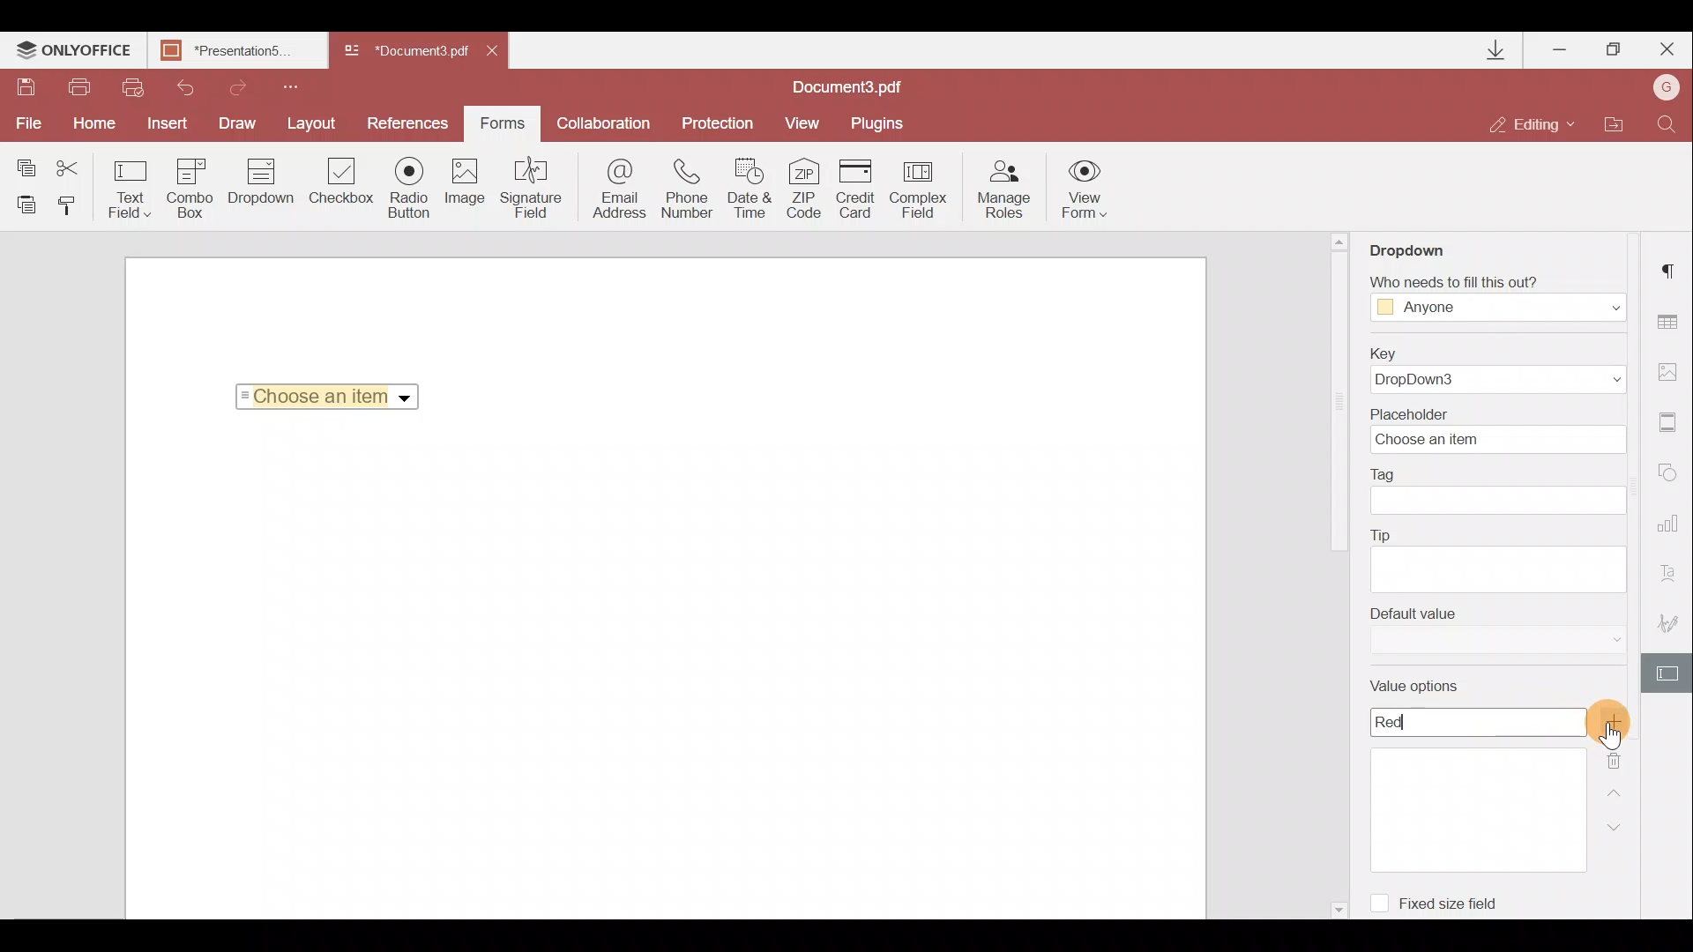 This screenshot has height=952, width=1693. Describe the element at coordinates (1459, 906) in the screenshot. I see `Fixed size field` at that location.